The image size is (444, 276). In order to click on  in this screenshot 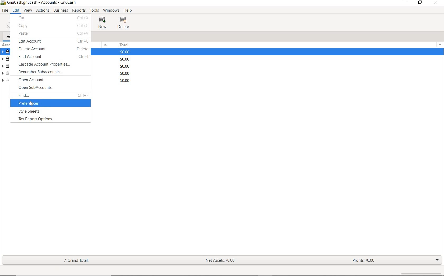, I will do `click(82, 18)`.